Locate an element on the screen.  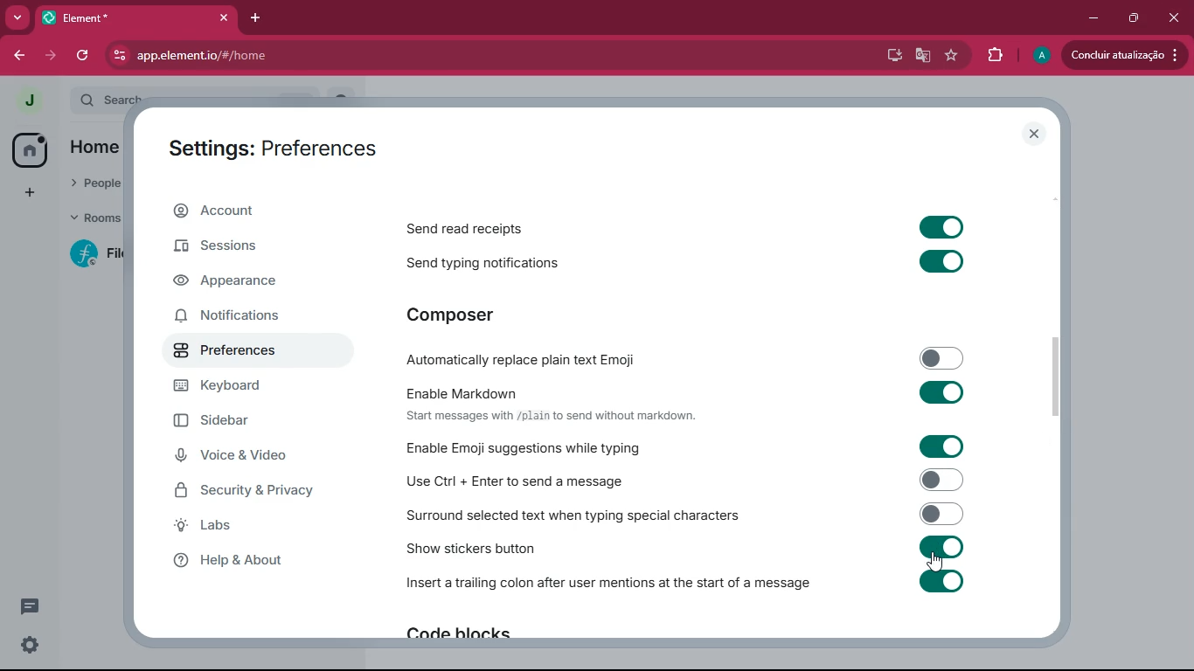
Show stickers button is located at coordinates (690, 550).